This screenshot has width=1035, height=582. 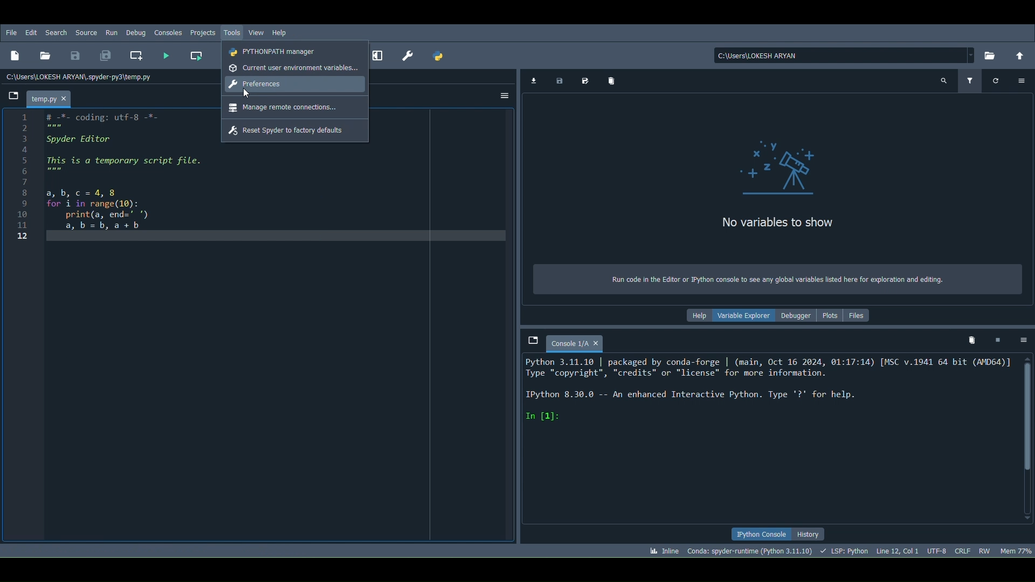 What do you see at coordinates (996, 80) in the screenshot?
I see `Refresh variables (Ctrl + R)` at bounding box center [996, 80].